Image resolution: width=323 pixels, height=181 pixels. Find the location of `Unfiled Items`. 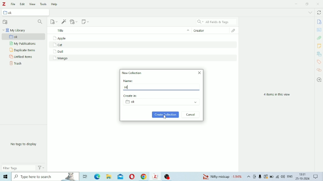

Unfiled Items is located at coordinates (21, 57).